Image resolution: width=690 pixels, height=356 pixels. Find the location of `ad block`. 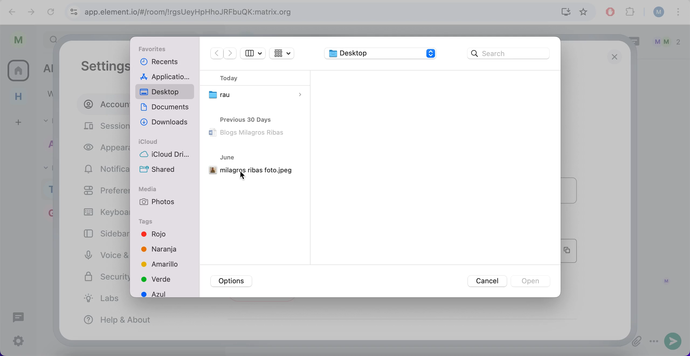

ad block is located at coordinates (609, 12).